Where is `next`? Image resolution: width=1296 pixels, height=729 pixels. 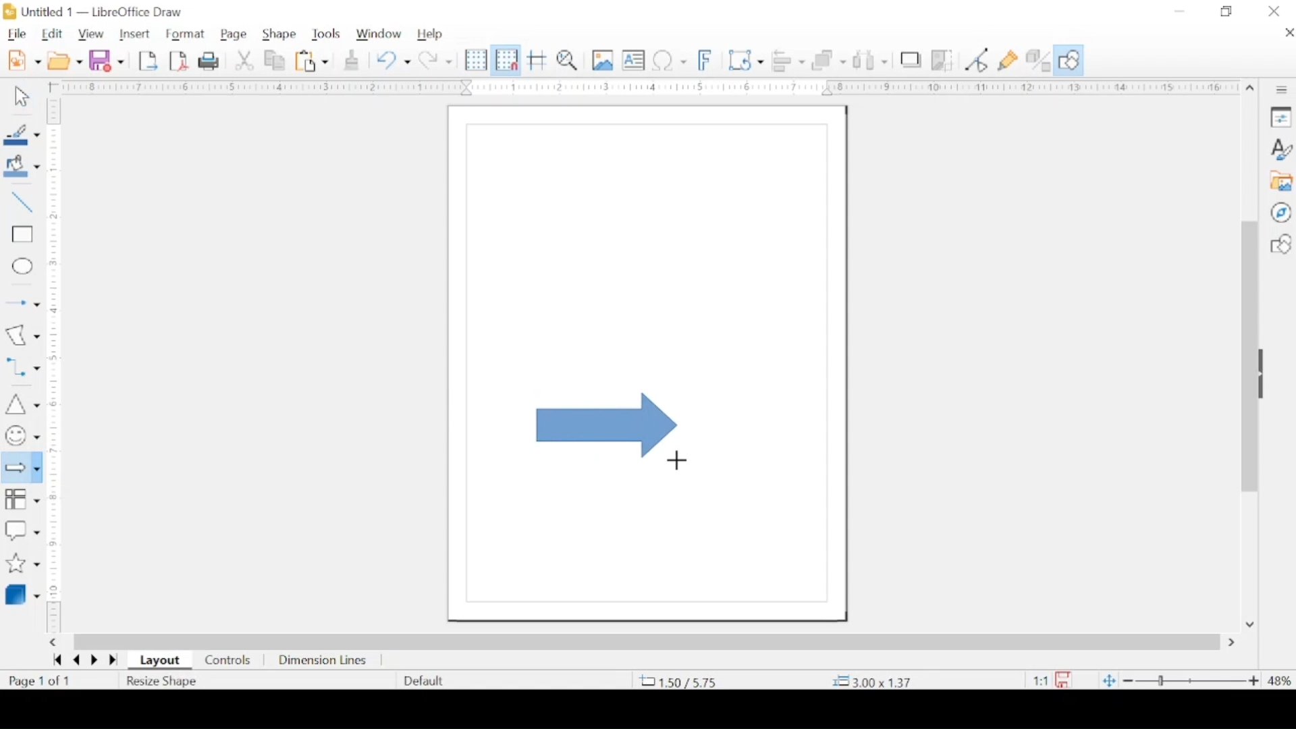 next is located at coordinates (94, 660).